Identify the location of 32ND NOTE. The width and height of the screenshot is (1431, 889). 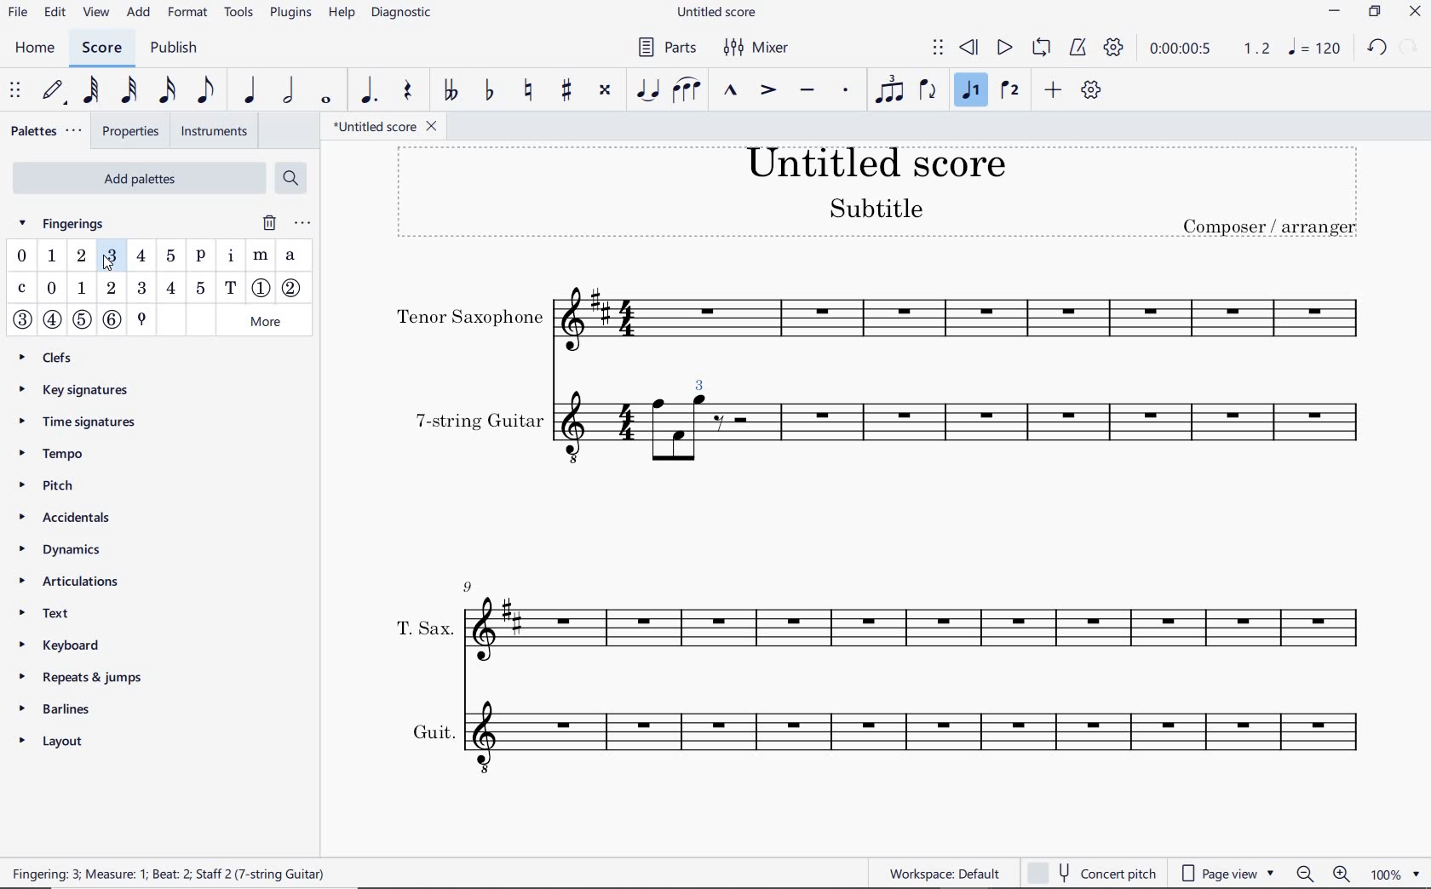
(127, 91).